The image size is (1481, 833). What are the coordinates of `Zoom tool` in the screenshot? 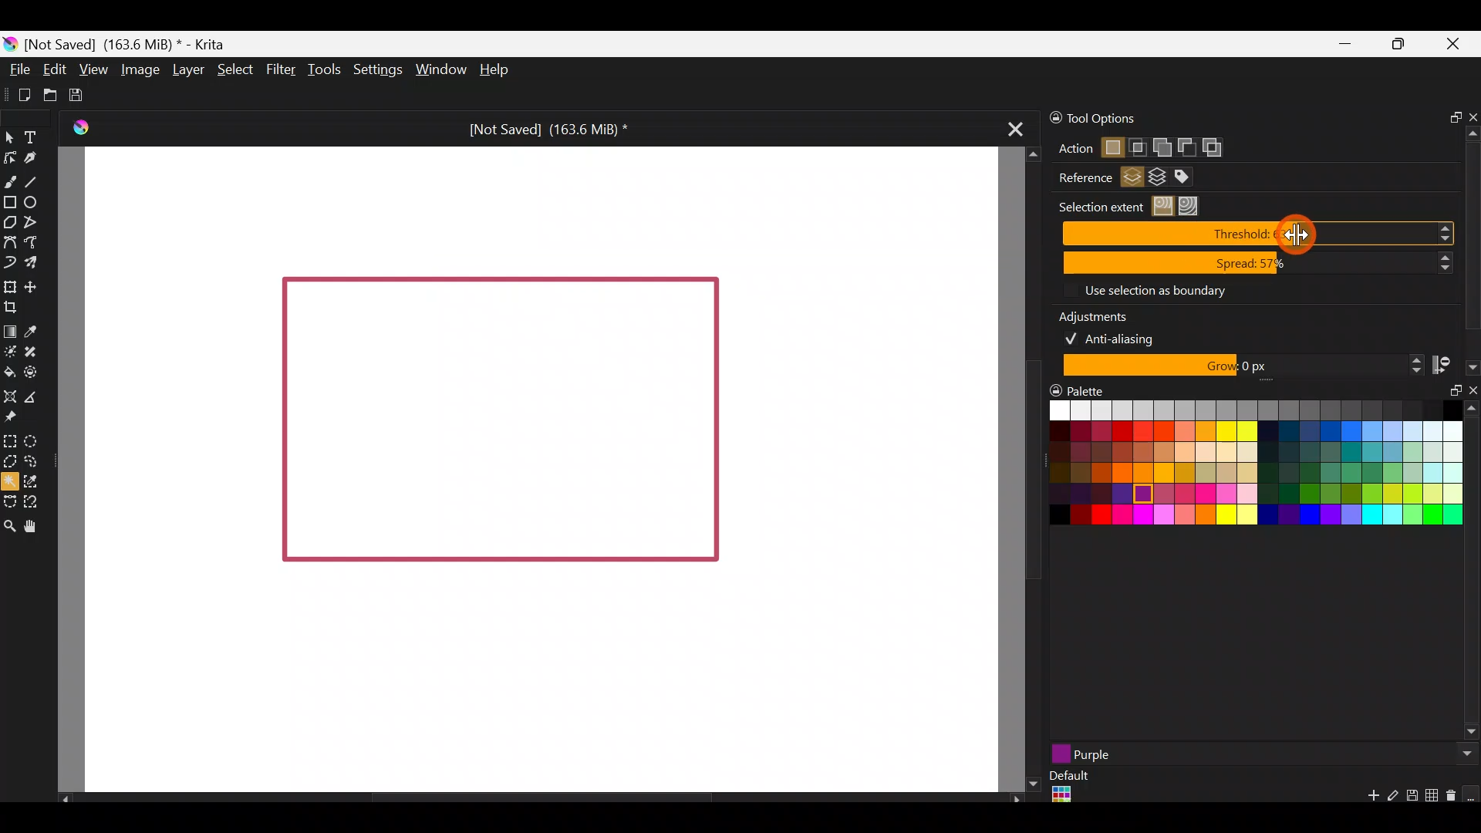 It's located at (9, 524).